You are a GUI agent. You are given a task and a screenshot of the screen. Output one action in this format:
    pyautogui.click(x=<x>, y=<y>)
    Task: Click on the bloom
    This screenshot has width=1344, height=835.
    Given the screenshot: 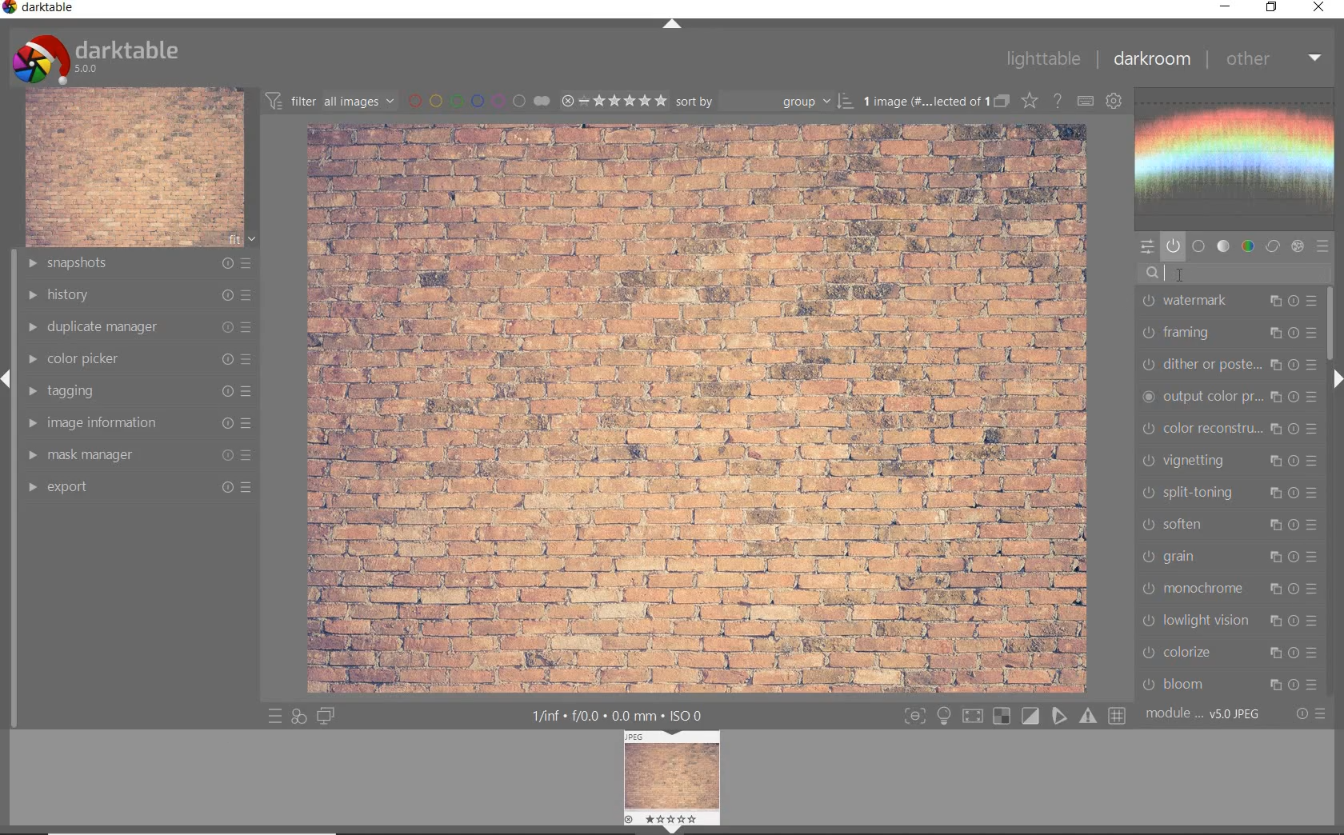 What is the action you would take?
    pyautogui.click(x=1229, y=685)
    